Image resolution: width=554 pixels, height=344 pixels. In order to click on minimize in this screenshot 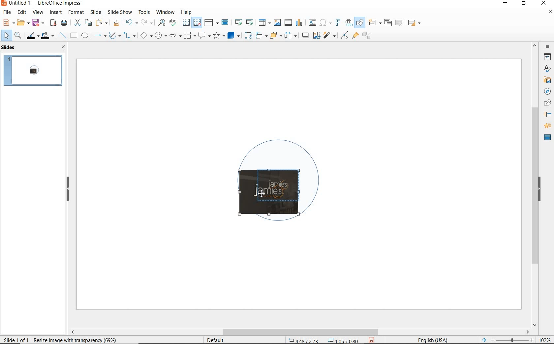, I will do `click(506, 4)`.